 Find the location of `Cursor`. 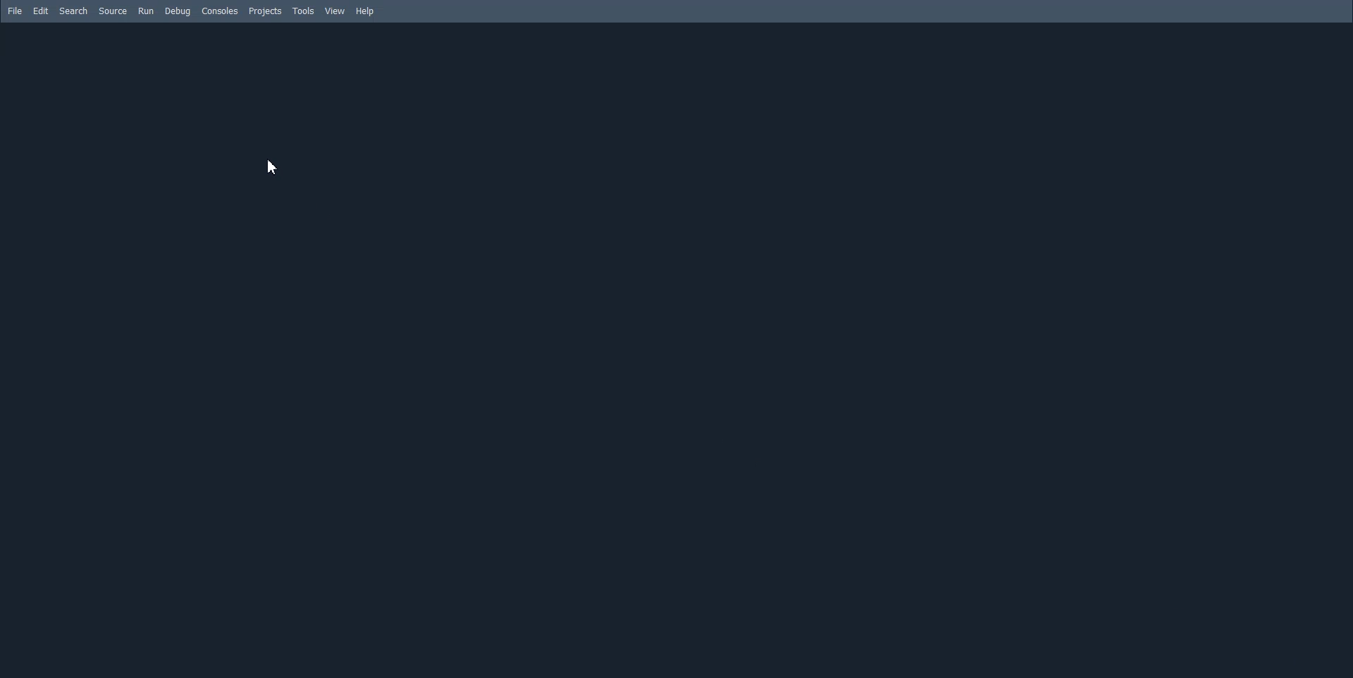

Cursor is located at coordinates (272, 166).